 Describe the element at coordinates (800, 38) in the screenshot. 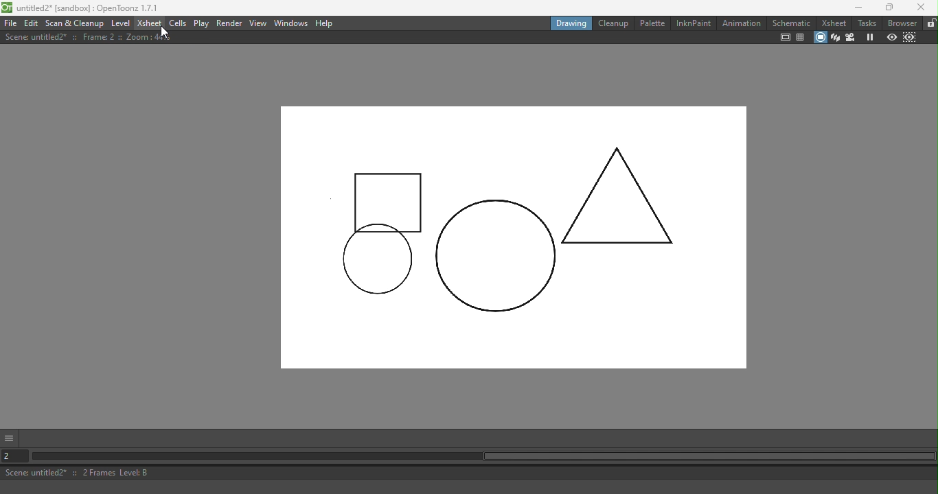

I see `Field guide` at that location.